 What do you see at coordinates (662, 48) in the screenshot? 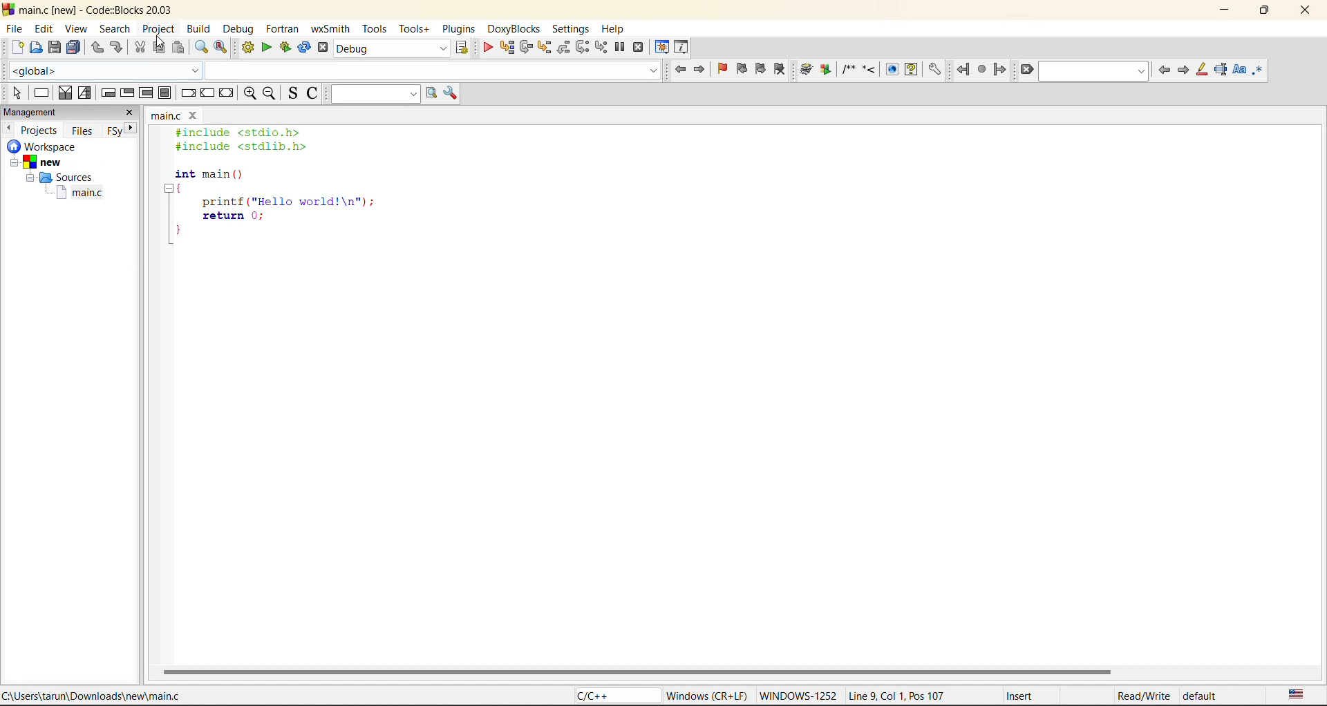
I see `debugging windows` at bounding box center [662, 48].